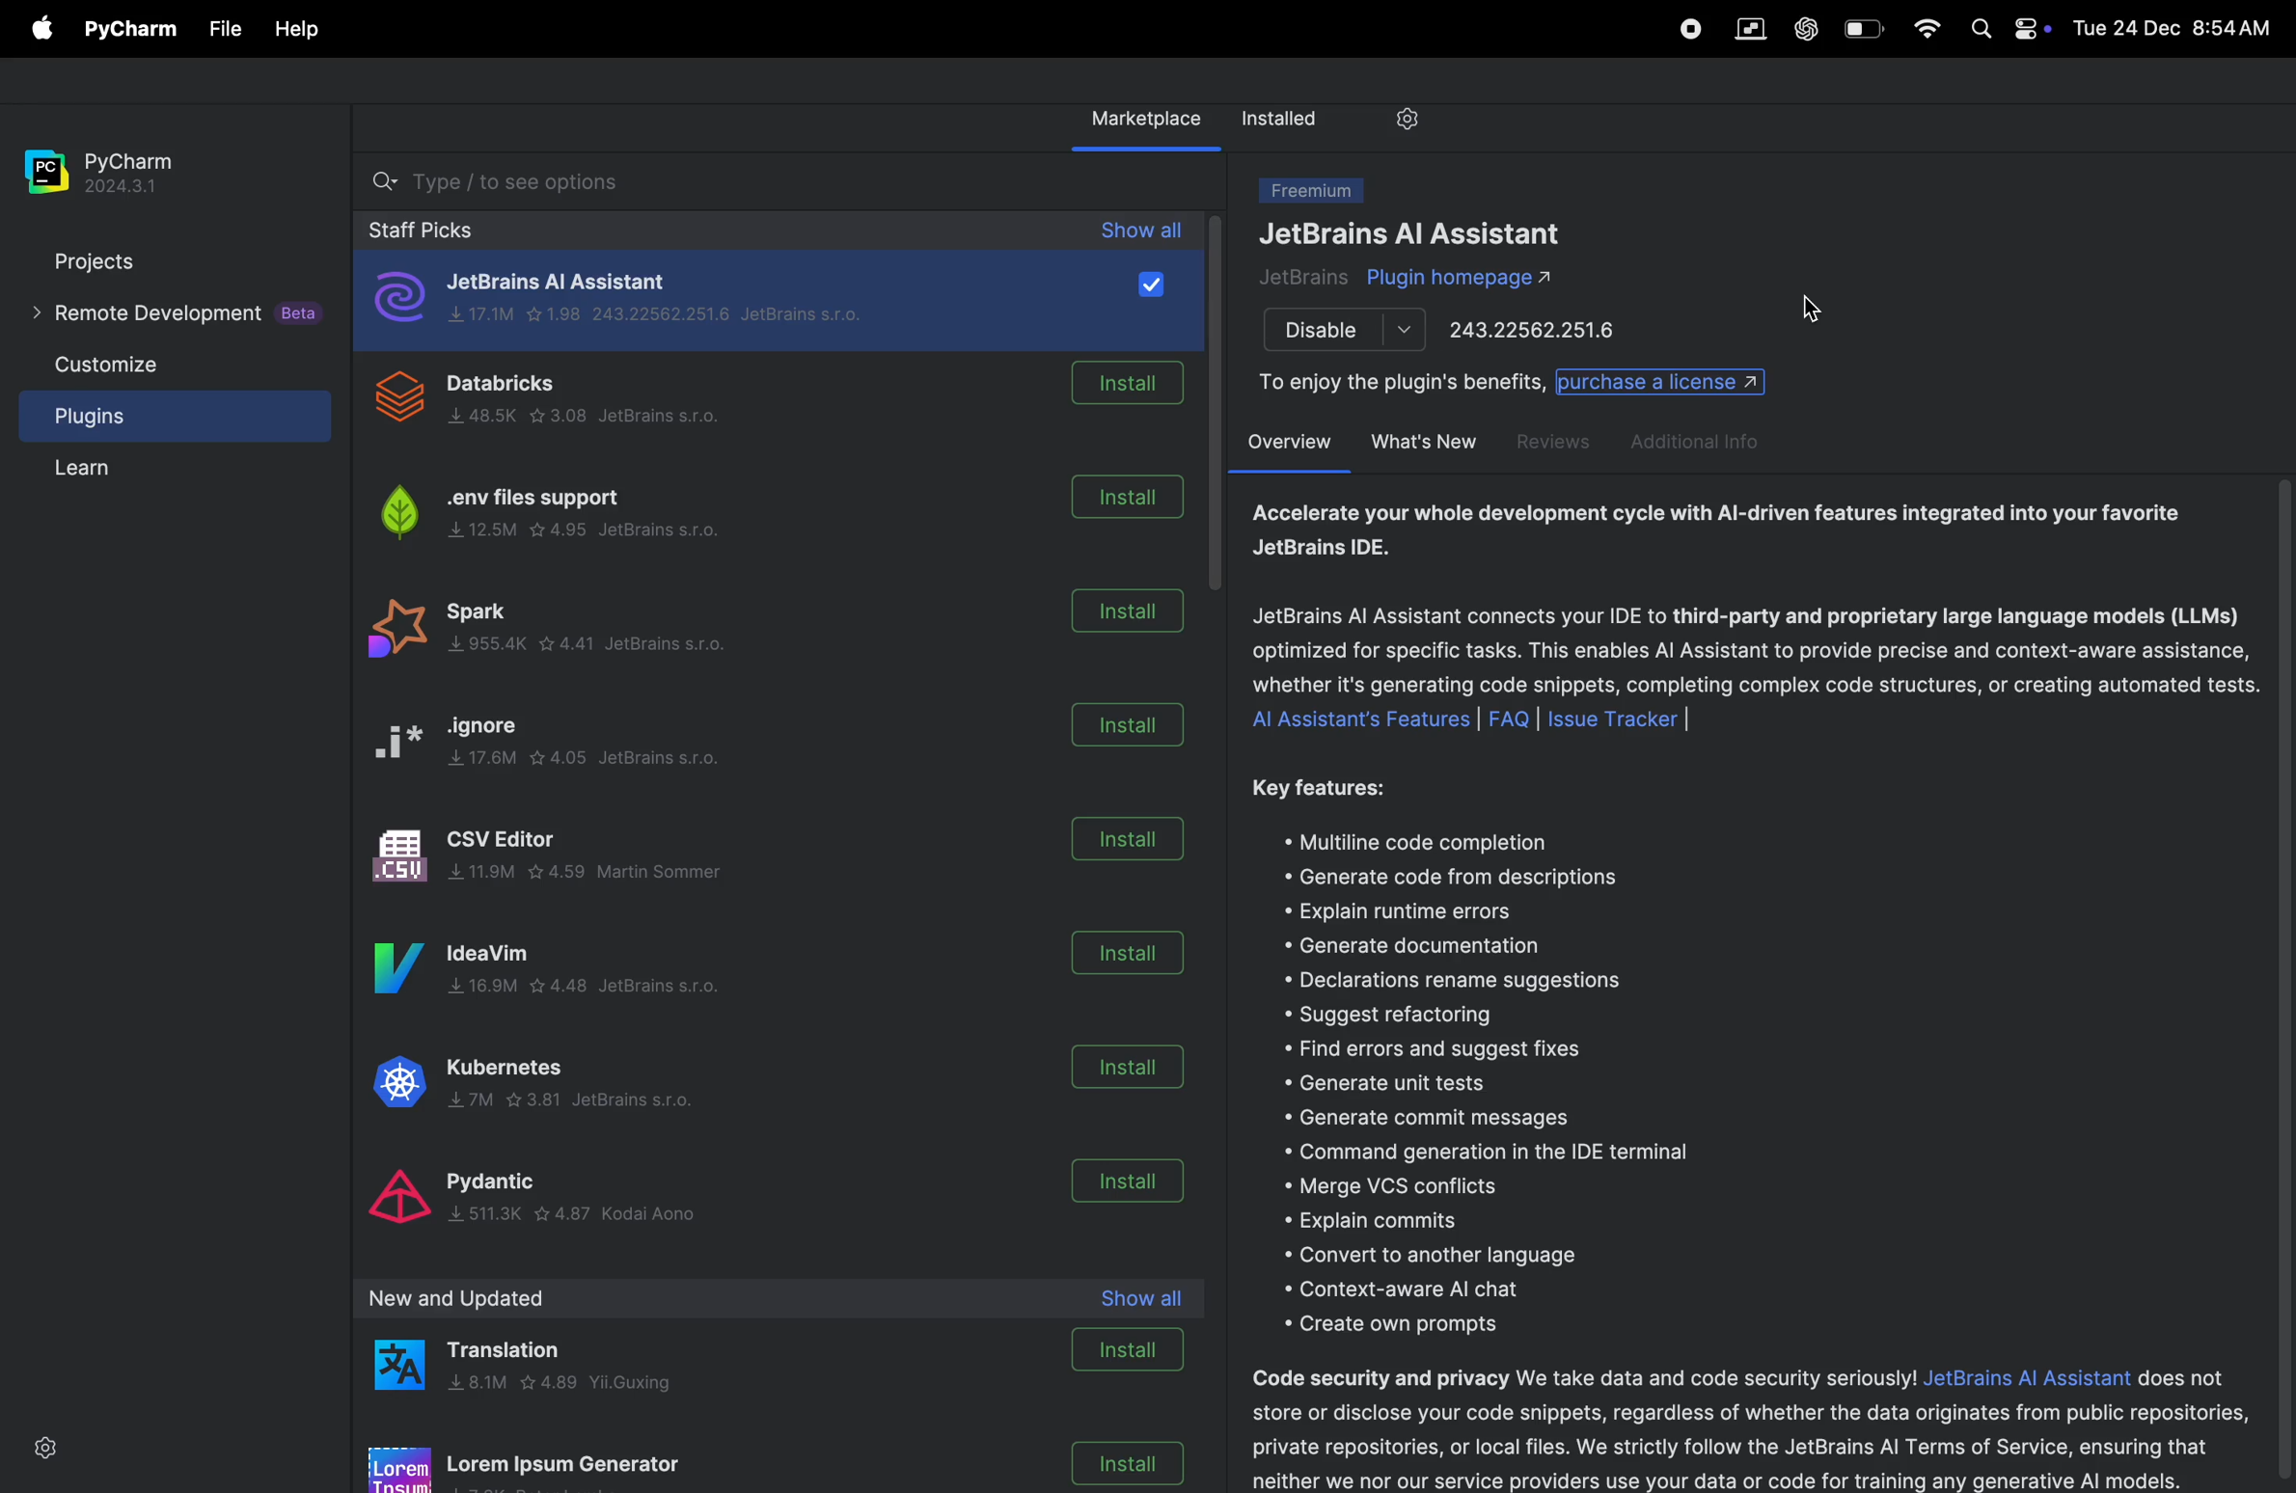 Image resolution: width=2296 pixels, height=1493 pixels. What do you see at coordinates (1130, 394) in the screenshot?
I see `install` at bounding box center [1130, 394].